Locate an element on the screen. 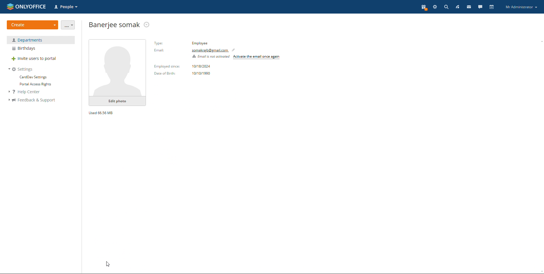 Image resolution: width=544 pixels, height=274 pixels. profile photo is located at coordinates (118, 68).